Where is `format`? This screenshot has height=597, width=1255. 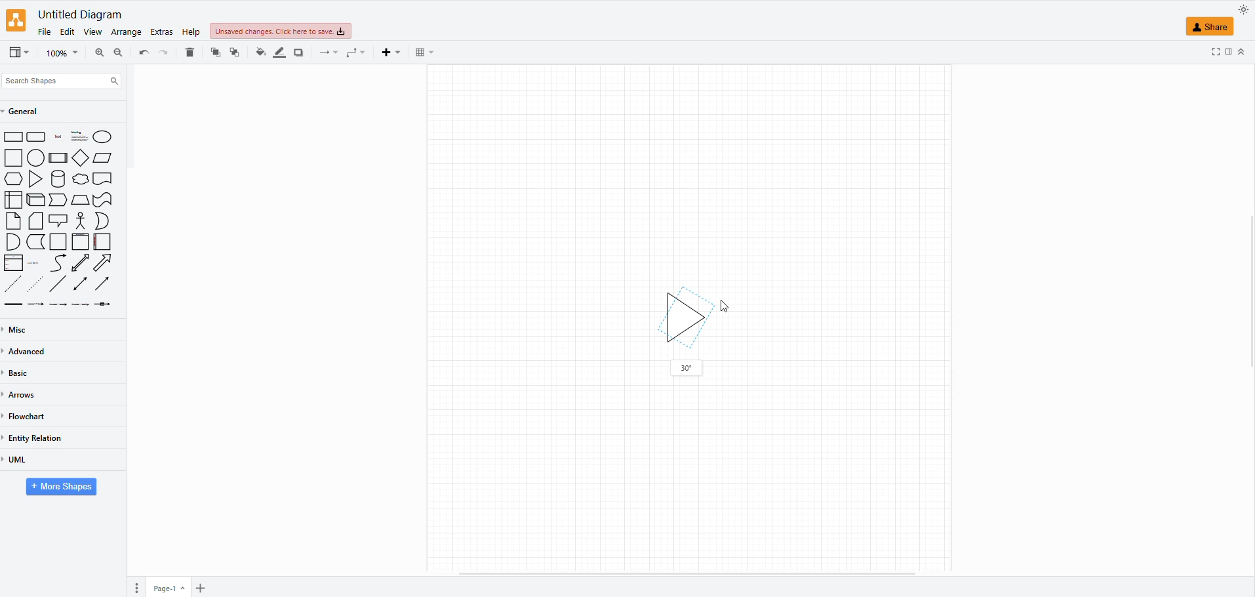 format is located at coordinates (1227, 53).